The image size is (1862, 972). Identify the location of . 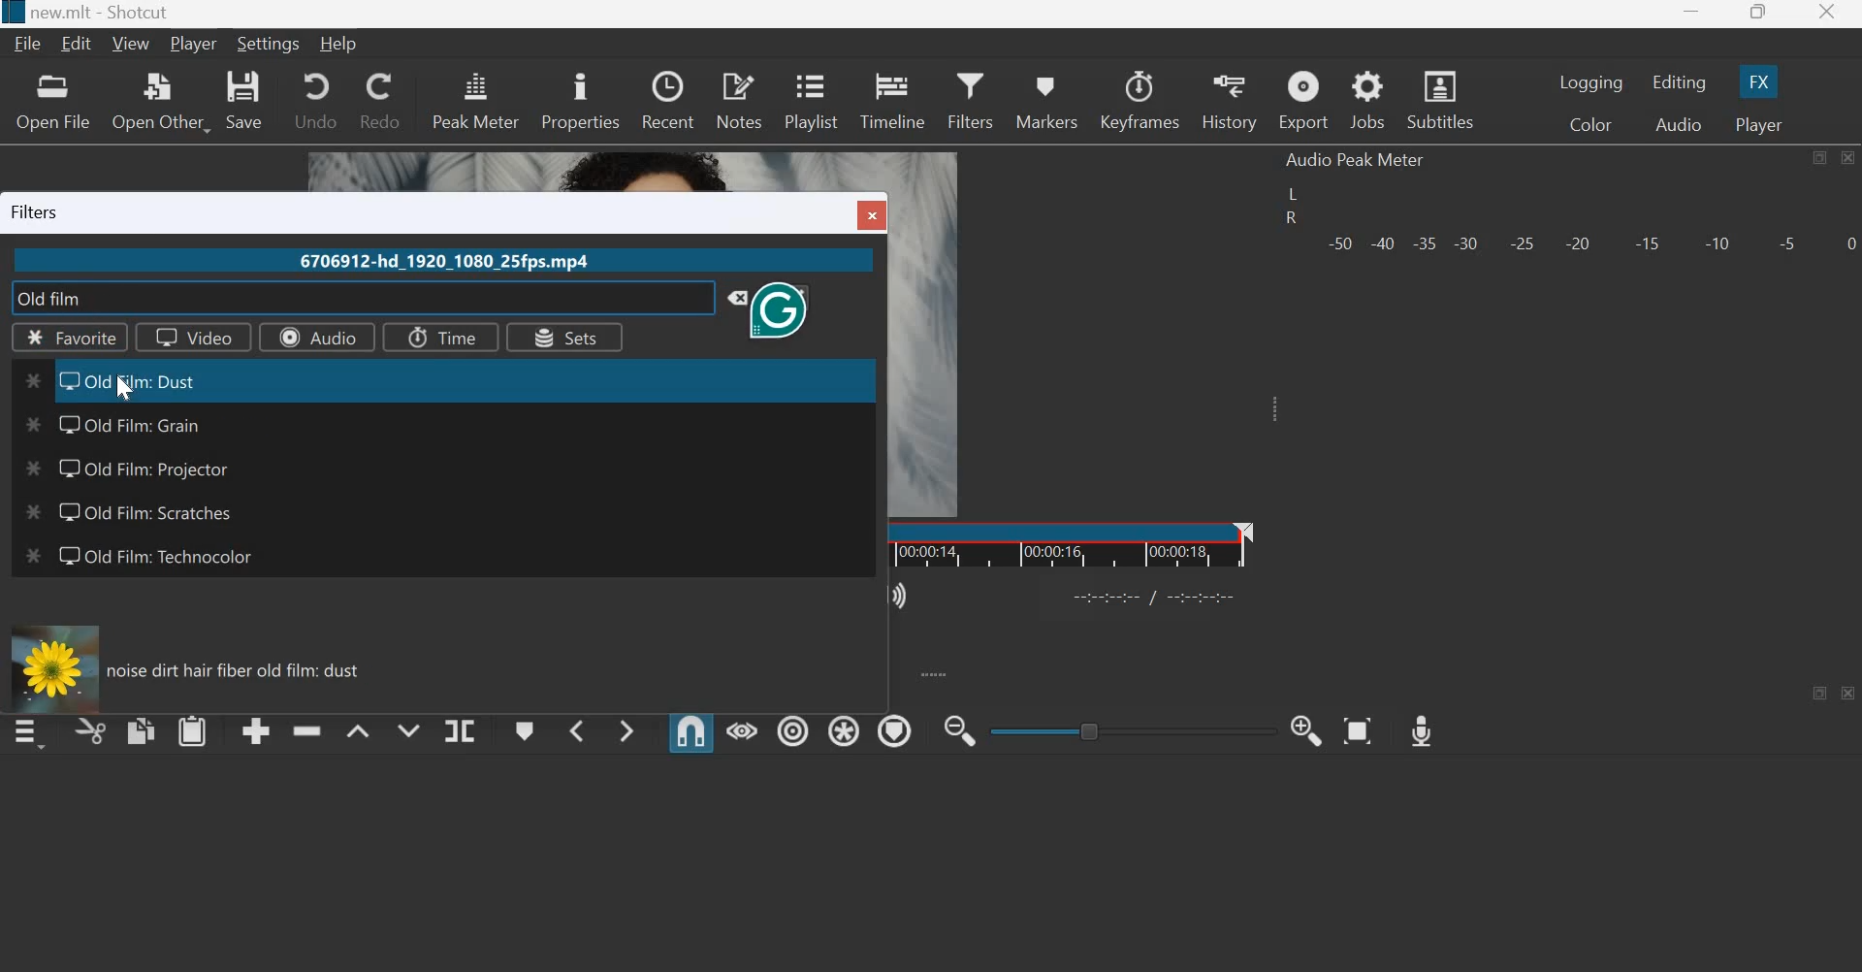
(31, 470).